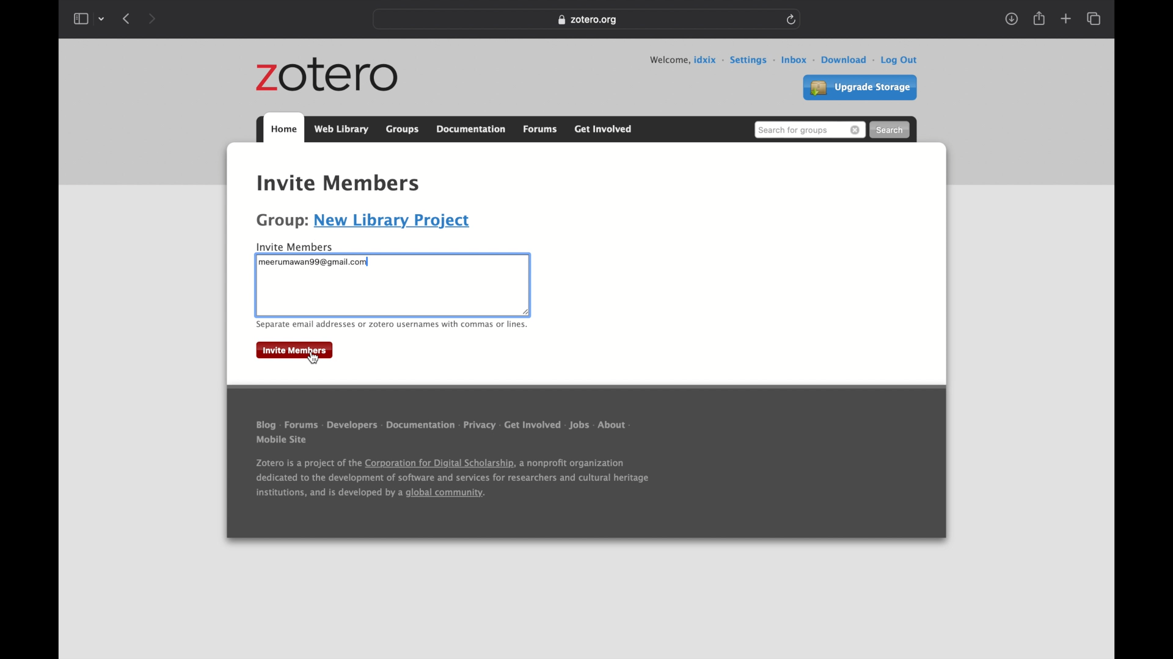 This screenshot has width=1173, height=659. What do you see at coordinates (393, 220) in the screenshot?
I see `new library project` at bounding box center [393, 220].